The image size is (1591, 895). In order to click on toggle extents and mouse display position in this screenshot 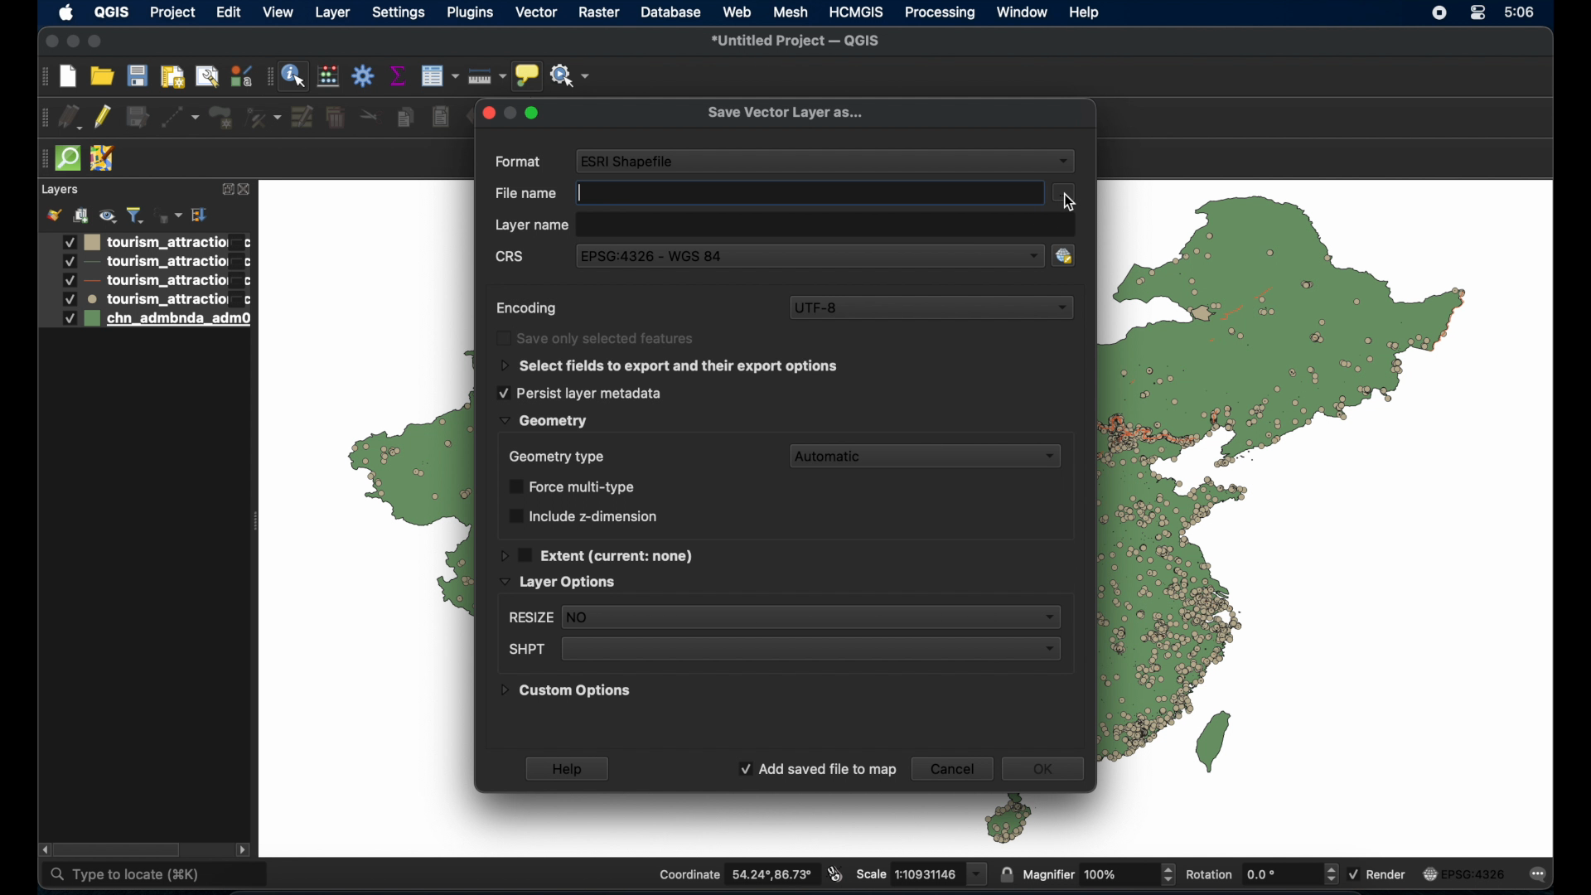, I will do `click(836, 875)`.